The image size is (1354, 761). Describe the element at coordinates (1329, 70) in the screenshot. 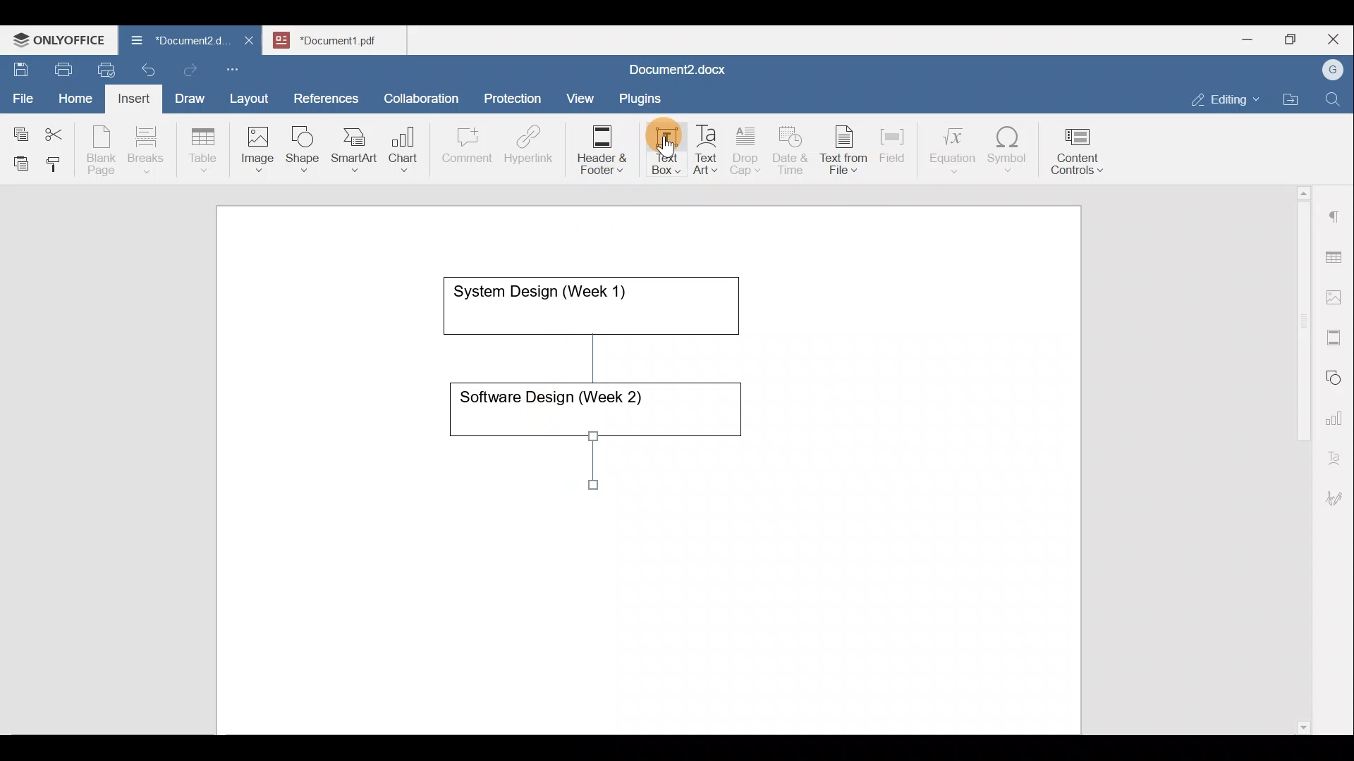

I see `Account name` at that location.